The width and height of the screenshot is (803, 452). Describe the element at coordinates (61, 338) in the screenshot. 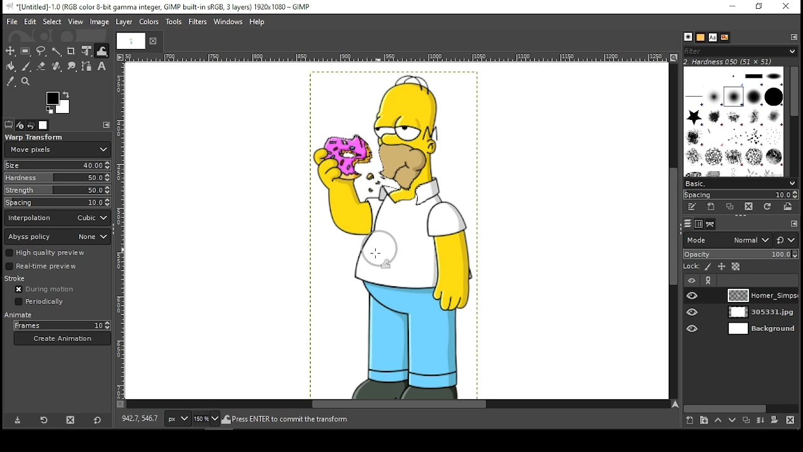

I see `create animation` at that location.